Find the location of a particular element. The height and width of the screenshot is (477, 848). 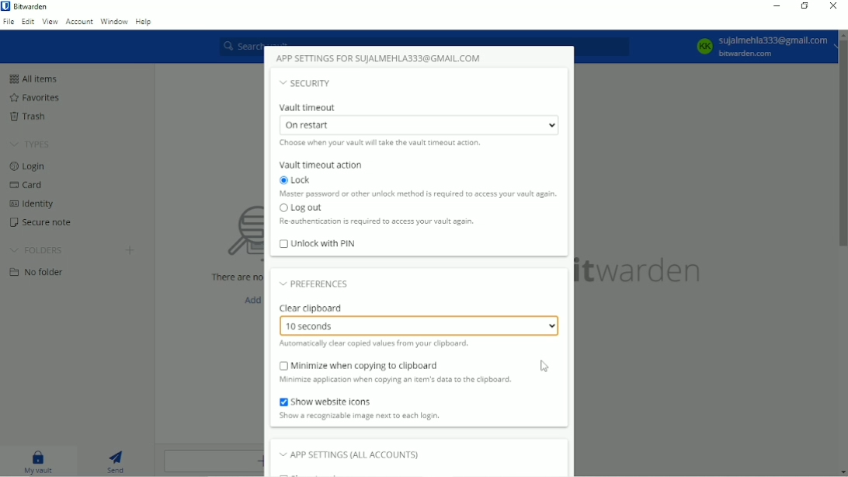

View is located at coordinates (50, 21).